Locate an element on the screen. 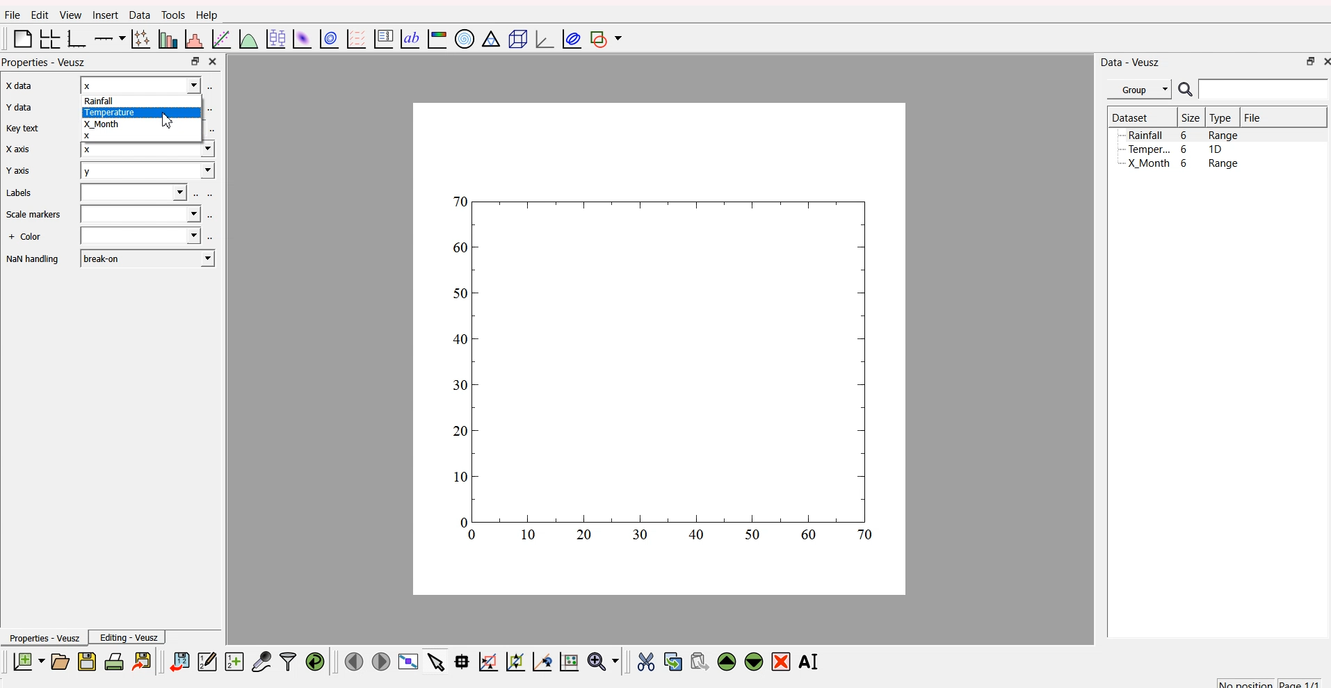 Image resolution: width=1331 pixels, height=688 pixels. select items from graph is located at coordinates (435, 663).